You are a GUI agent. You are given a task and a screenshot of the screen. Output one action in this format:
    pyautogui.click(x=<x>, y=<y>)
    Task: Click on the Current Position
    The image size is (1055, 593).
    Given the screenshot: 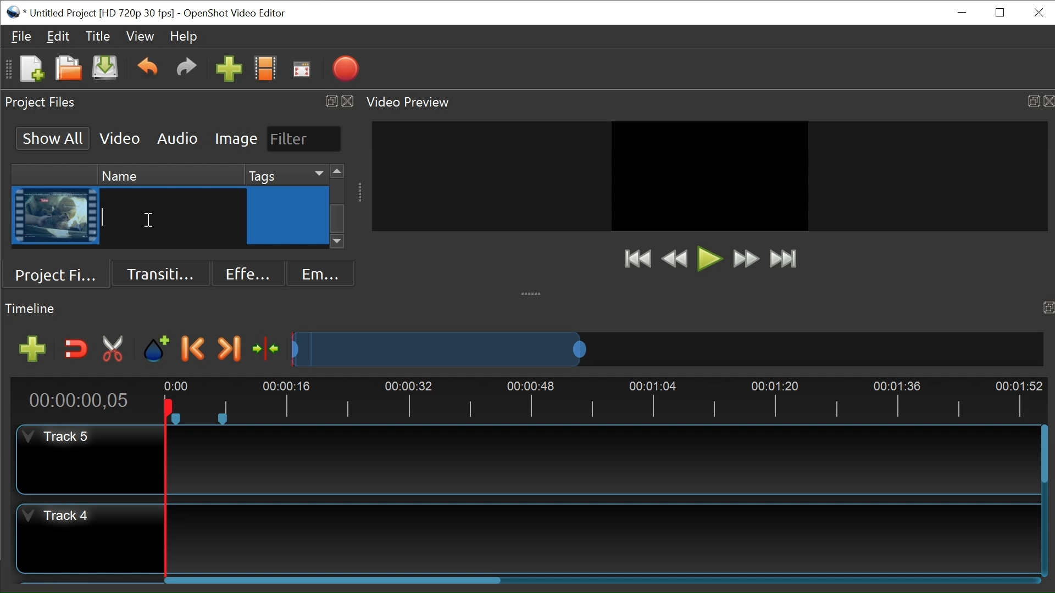 What is the action you would take?
    pyautogui.click(x=78, y=402)
    